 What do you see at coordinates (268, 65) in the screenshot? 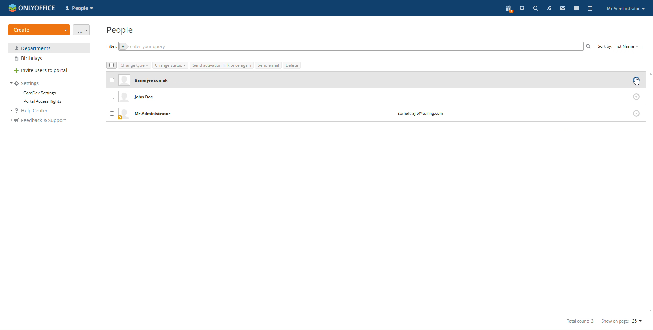
I see `send email` at bounding box center [268, 65].